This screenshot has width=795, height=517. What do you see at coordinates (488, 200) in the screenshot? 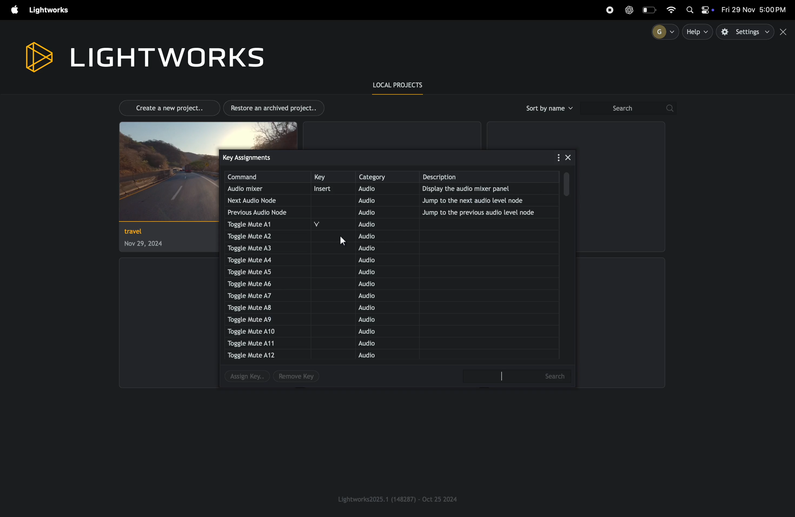
I see `jump to the next audio` at bounding box center [488, 200].